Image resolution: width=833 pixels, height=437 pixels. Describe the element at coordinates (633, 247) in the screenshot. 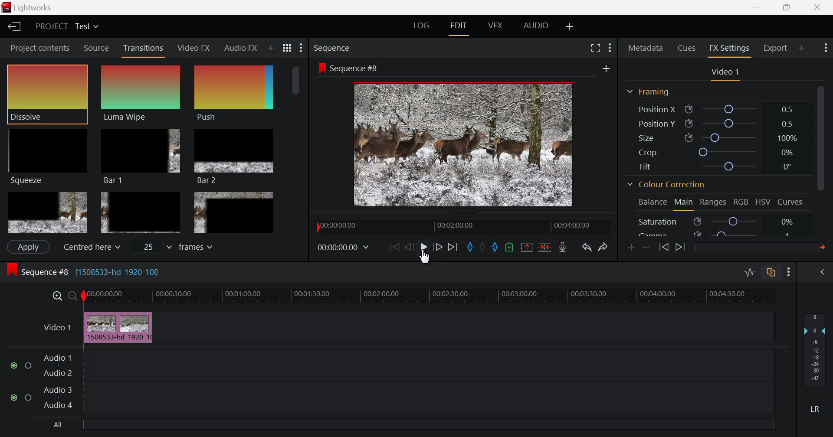

I see `Add keyframe` at that location.